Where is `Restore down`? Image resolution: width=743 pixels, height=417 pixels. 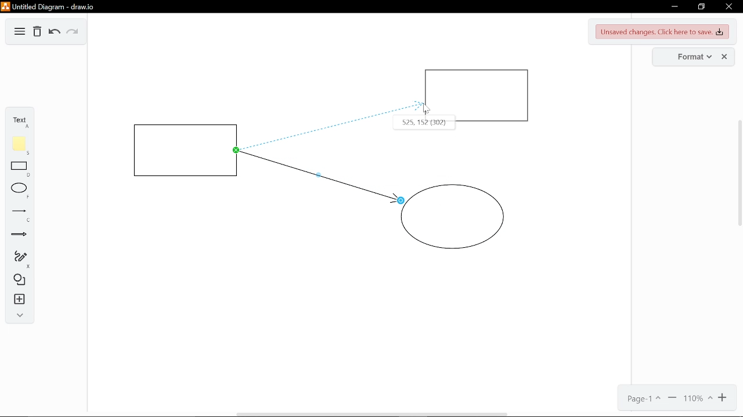
Restore down is located at coordinates (700, 7).